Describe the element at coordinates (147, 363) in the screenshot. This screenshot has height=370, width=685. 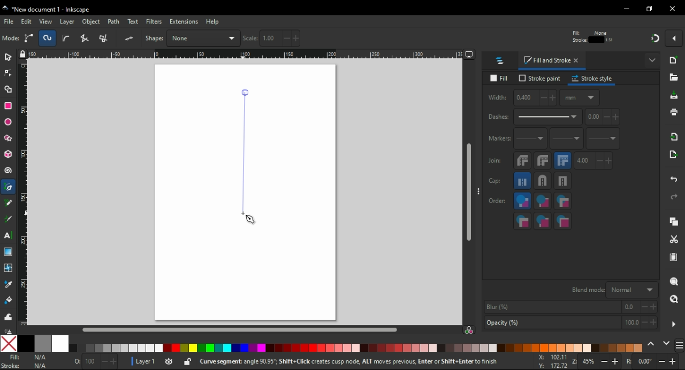
I see `Layer 1` at that location.